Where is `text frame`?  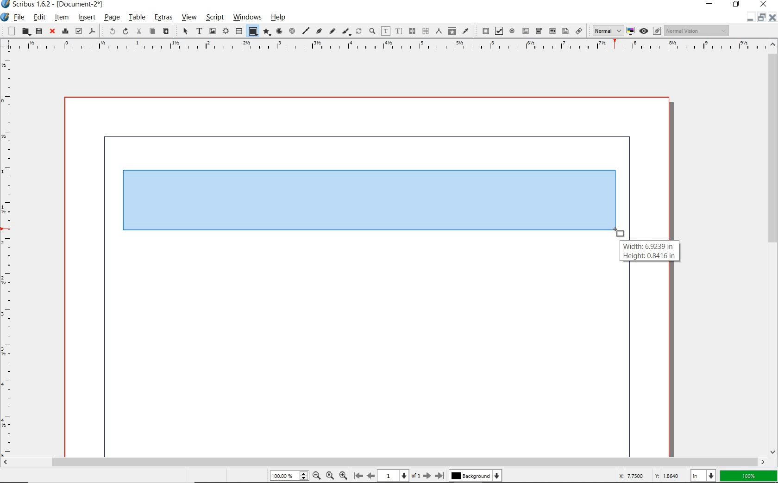
text frame is located at coordinates (200, 31).